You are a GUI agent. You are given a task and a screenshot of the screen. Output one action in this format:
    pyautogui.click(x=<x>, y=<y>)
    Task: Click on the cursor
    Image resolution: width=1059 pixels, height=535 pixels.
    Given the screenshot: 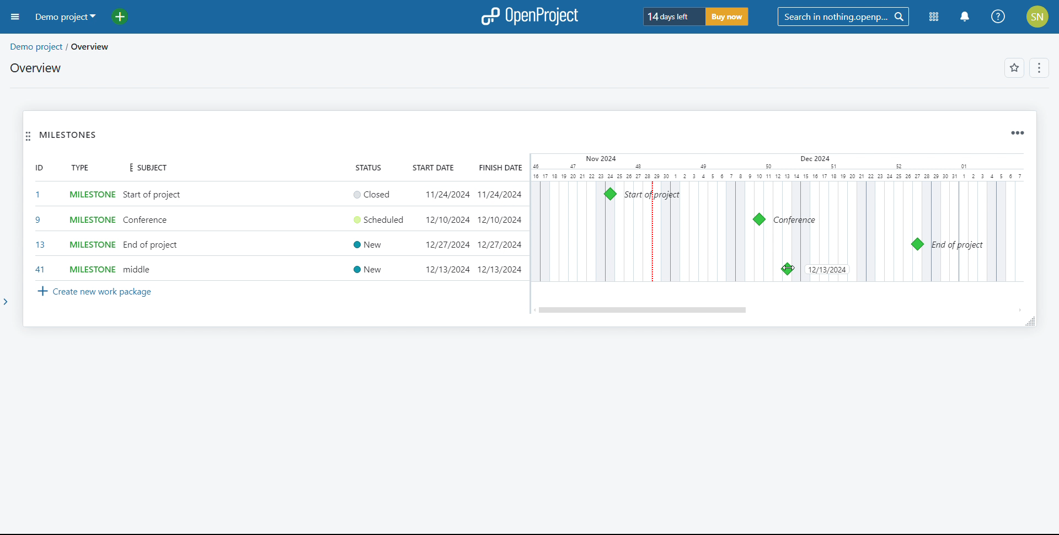 What is the action you would take?
    pyautogui.click(x=788, y=268)
    